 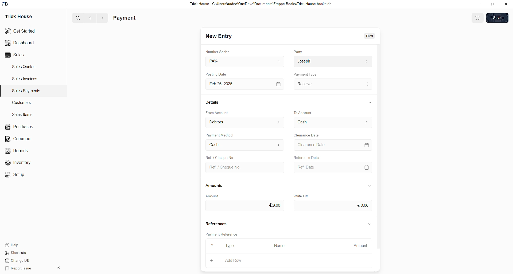 What do you see at coordinates (16, 55) in the screenshot?
I see `Sales` at bounding box center [16, 55].